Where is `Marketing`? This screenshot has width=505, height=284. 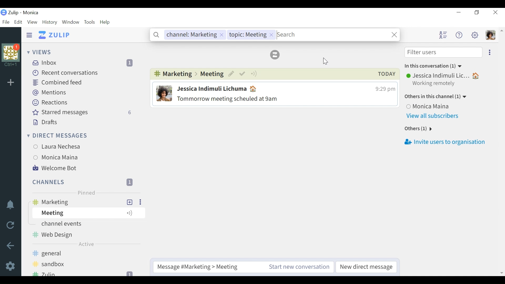 Marketing is located at coordinates (173, 74).